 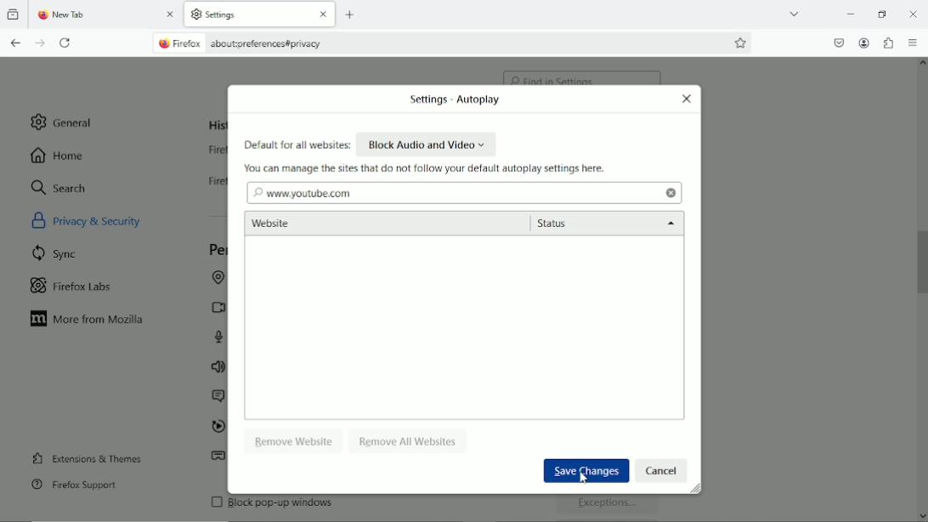 What do you see at coordinates (741, 43) in the screenshot?
I see `bookmark this page` at bounding box center [741, 43].